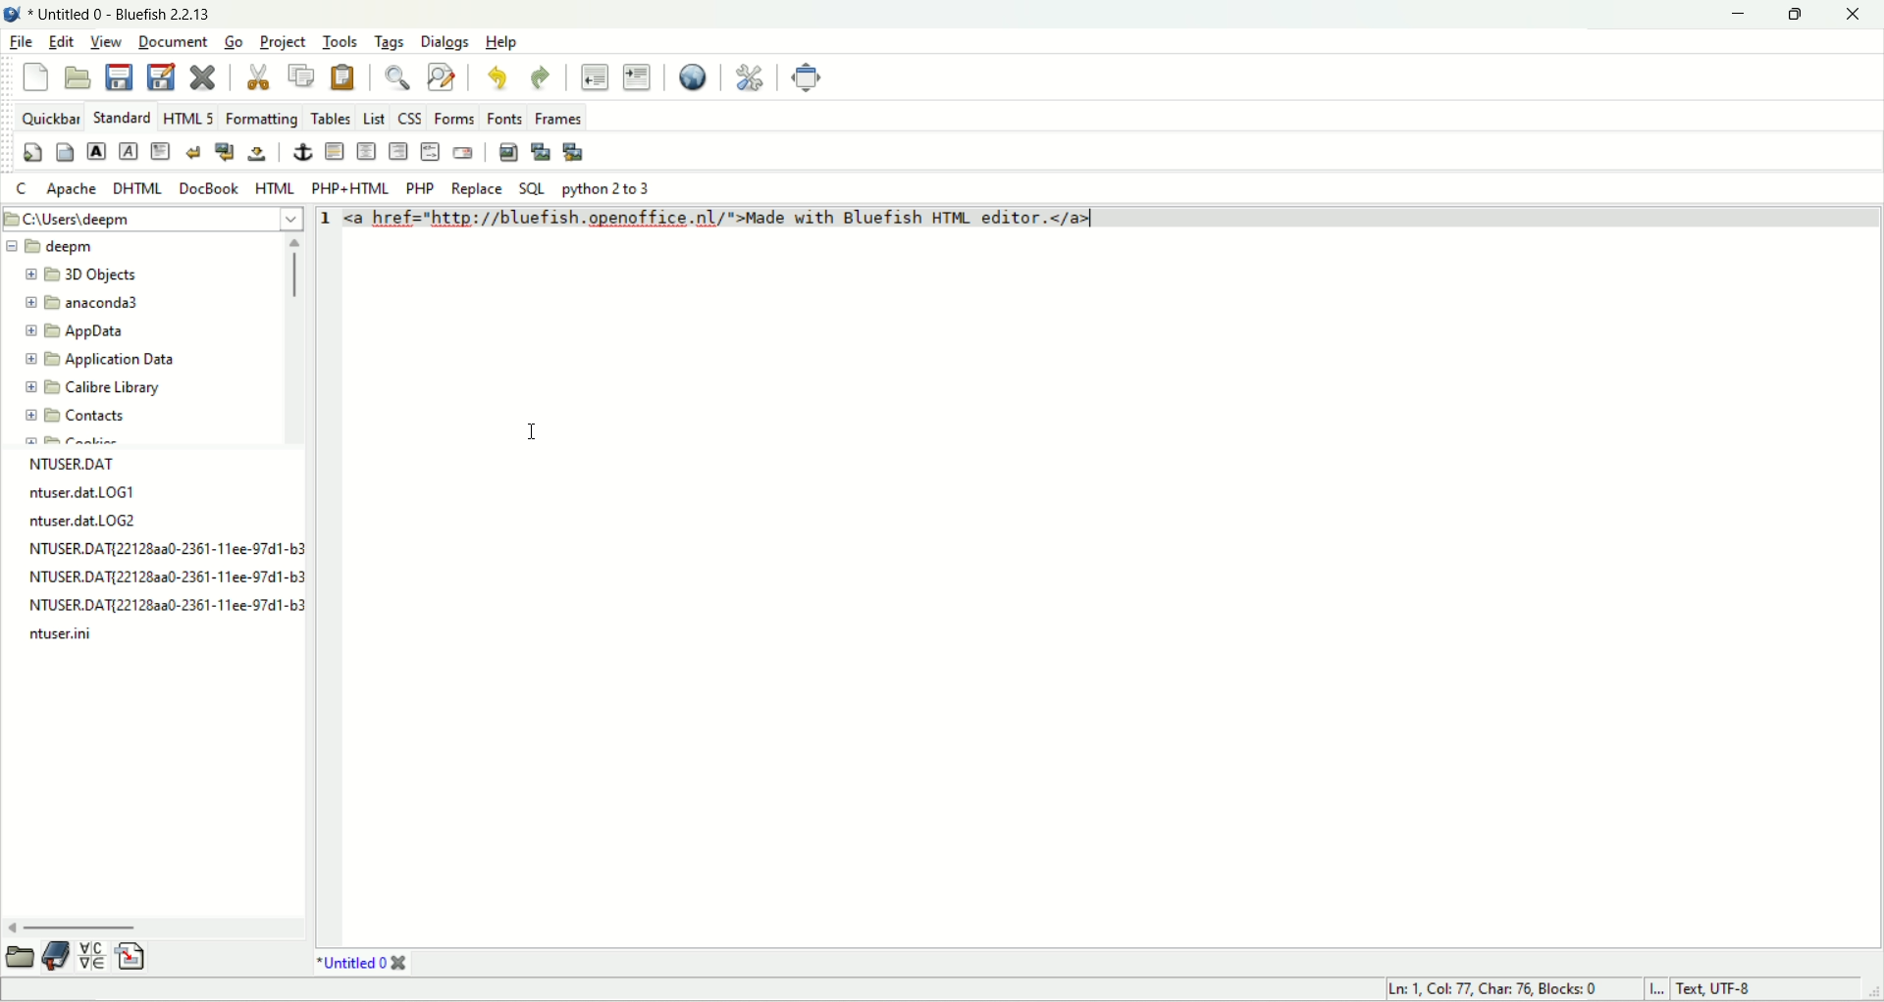 The width and height of the screenshot is (1884, 1002). Describe the element at coordinates (37, 75) in the screenshot. I see `new` at that location.